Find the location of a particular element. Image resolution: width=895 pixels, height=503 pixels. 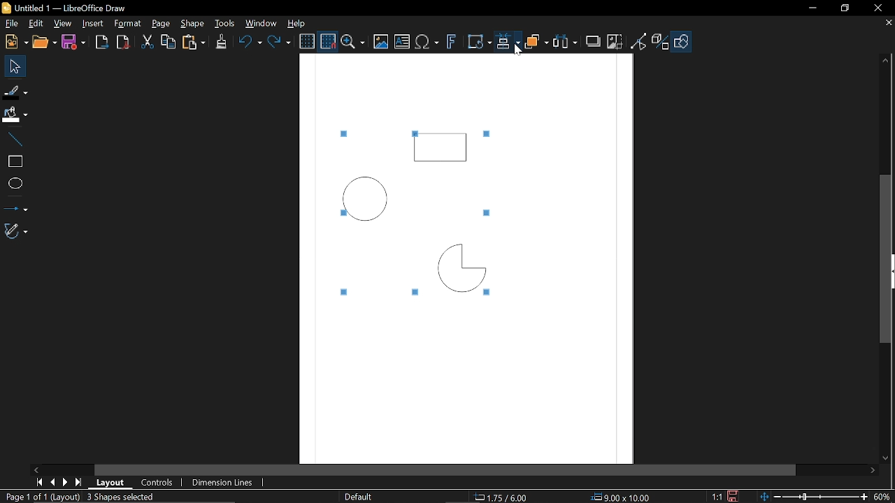

next page is located at coordinates (62, 482).